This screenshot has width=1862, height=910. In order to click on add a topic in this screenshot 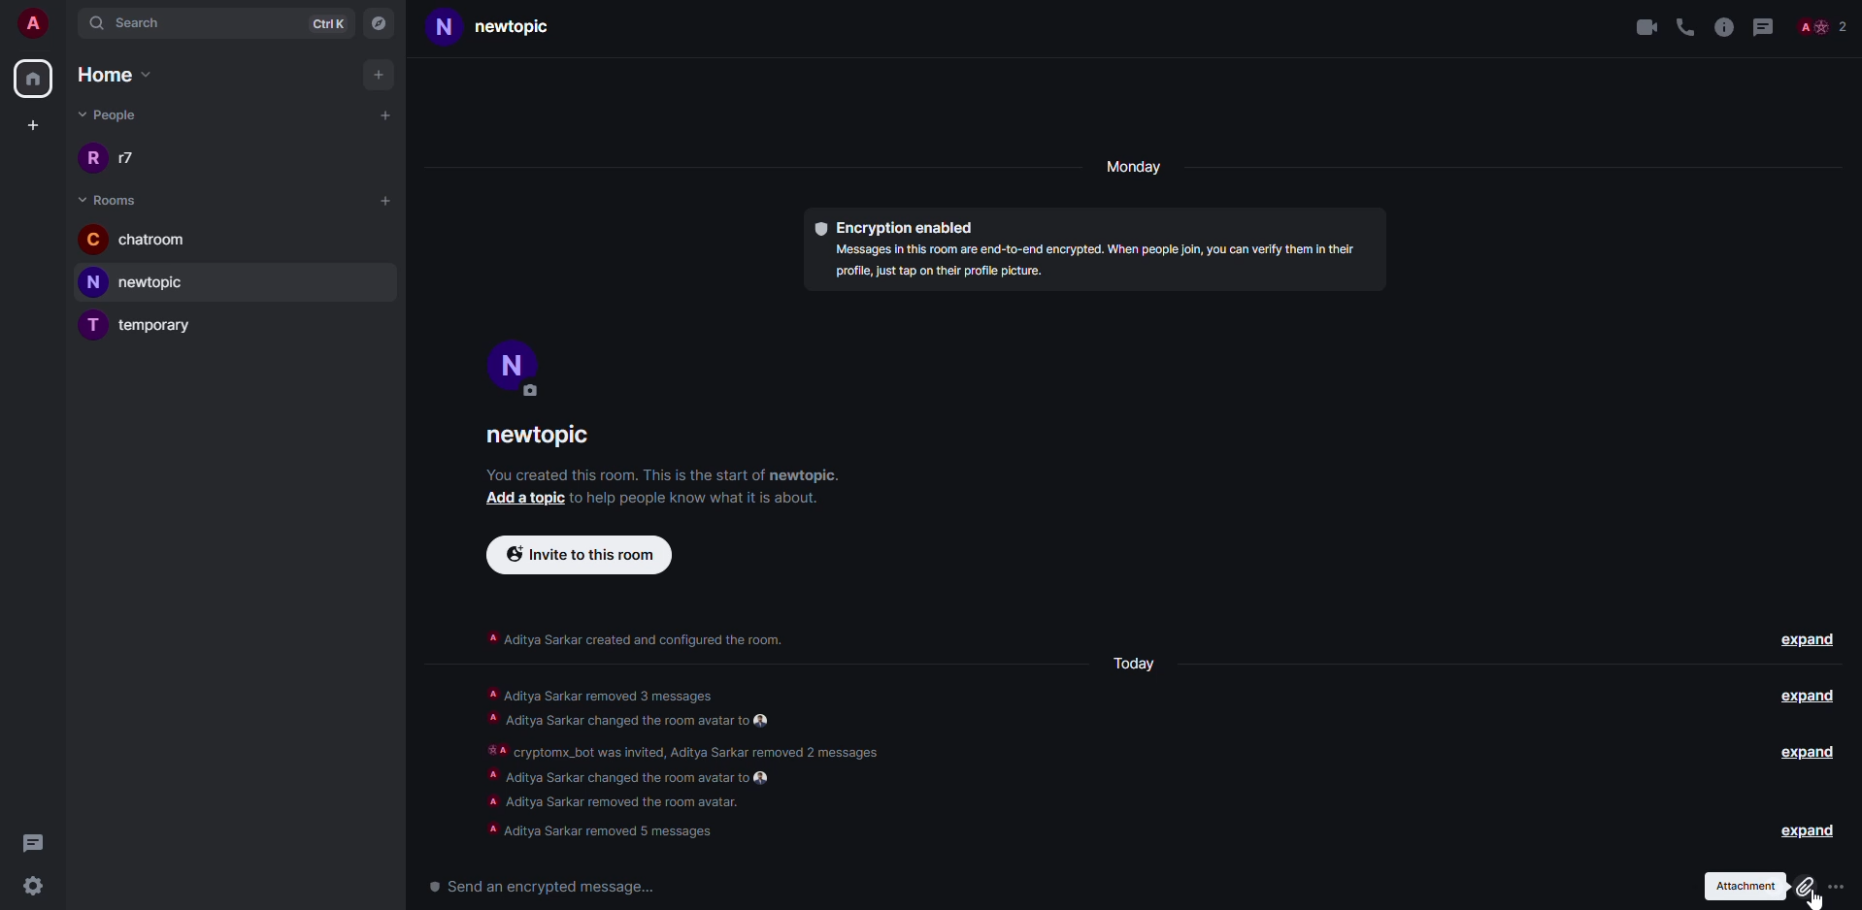, I will do `click(521, 499)`.